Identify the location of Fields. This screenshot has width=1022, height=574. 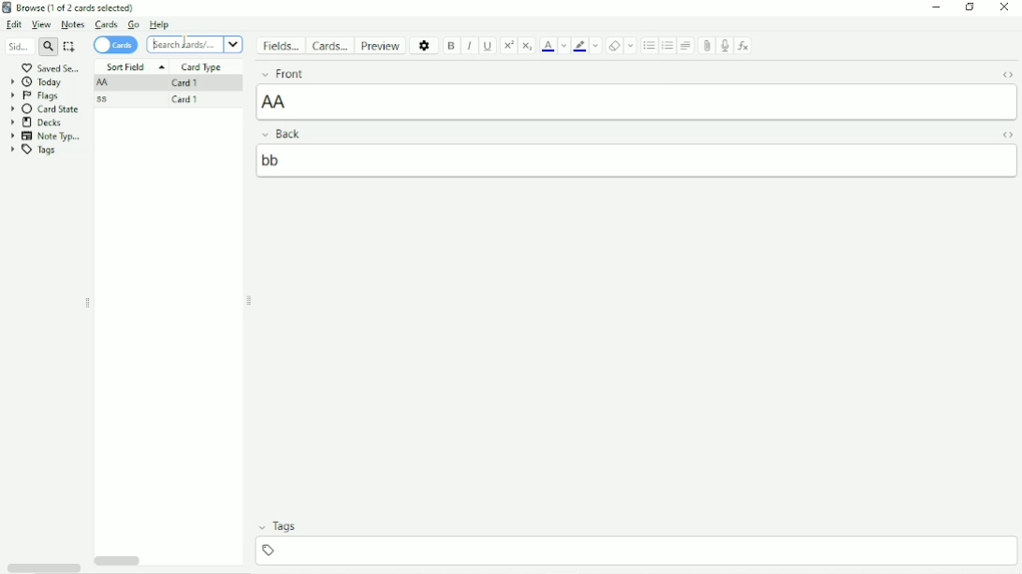
(283, 46).